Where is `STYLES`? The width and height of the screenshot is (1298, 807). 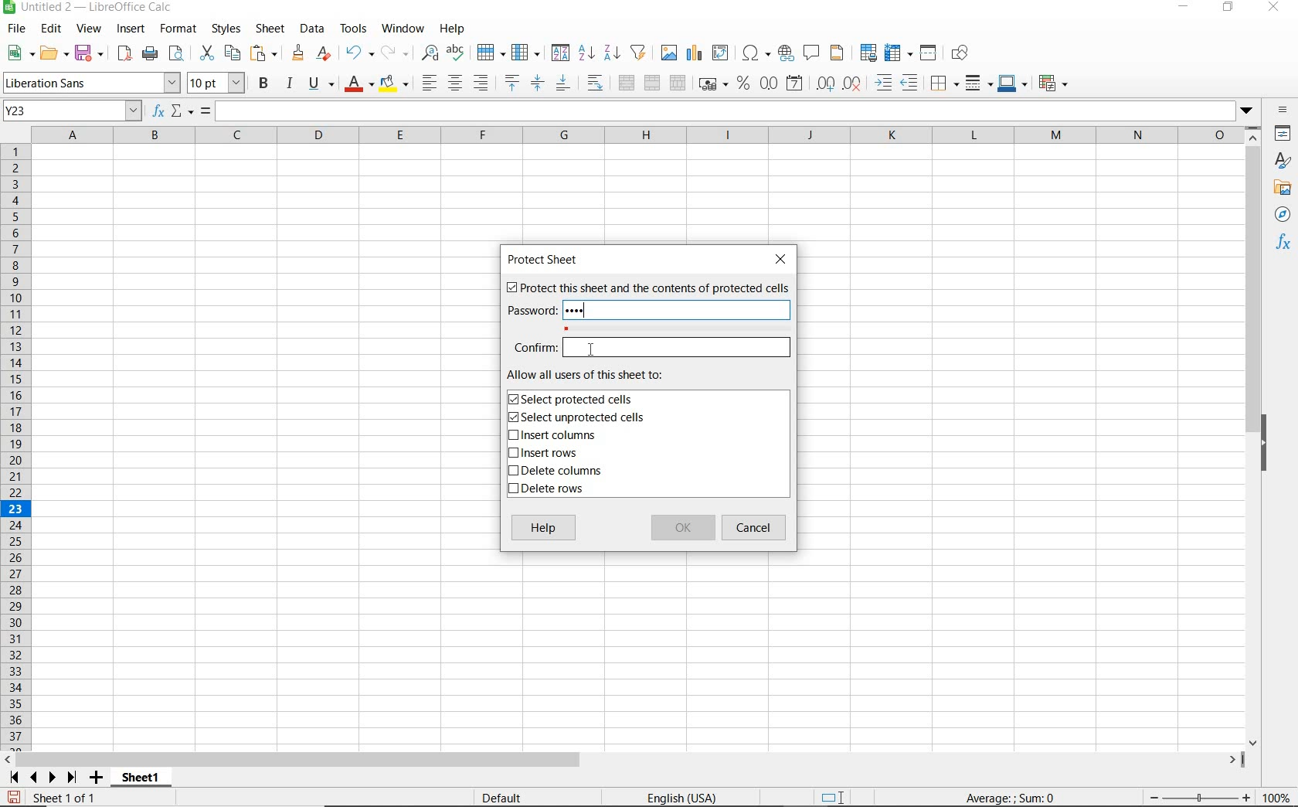 STYLES is located at coordinates (1283, 161).